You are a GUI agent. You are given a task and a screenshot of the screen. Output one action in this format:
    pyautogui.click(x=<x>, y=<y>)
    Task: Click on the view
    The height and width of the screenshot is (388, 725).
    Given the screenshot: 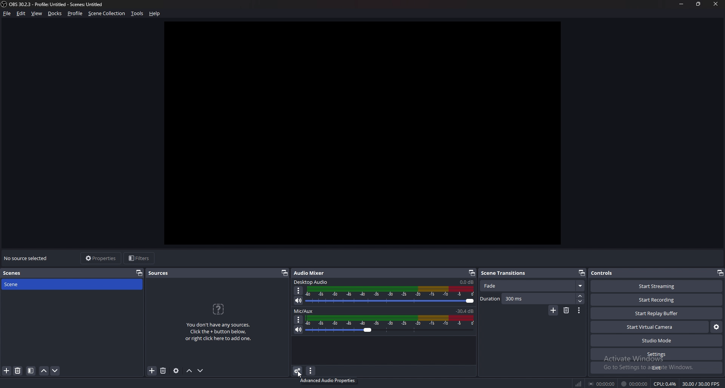 What is the action you would take?
    pyautogui.click(x=37, y=13)
    